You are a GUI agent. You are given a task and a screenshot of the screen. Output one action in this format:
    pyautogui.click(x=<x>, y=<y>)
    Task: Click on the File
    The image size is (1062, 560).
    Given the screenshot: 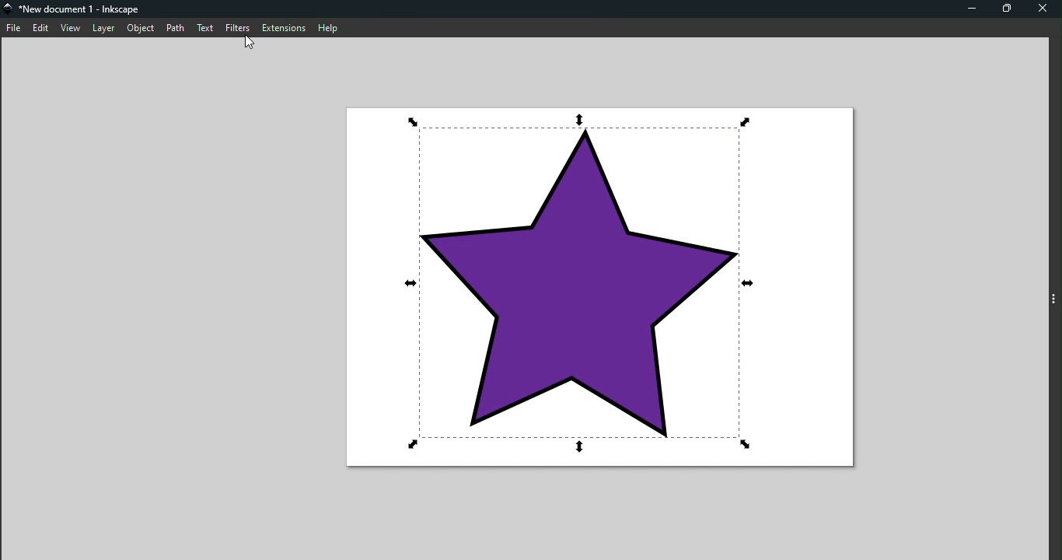 What is the action you would take?
    pyautogui.click(x=14, y=27)
    